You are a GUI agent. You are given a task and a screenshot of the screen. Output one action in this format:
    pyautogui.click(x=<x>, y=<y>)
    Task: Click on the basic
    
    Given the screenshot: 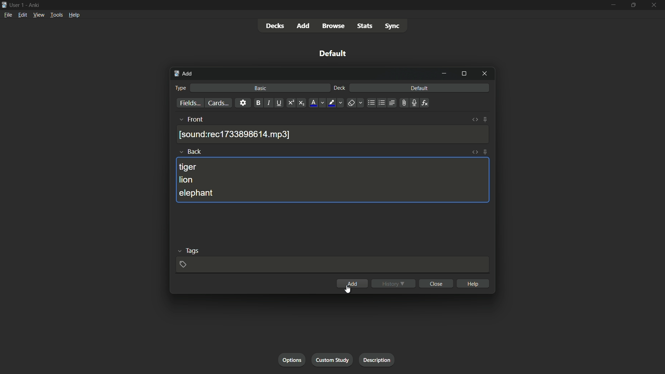 What is the action you would take?
    pyautogui.click(x=260, y=88)
    